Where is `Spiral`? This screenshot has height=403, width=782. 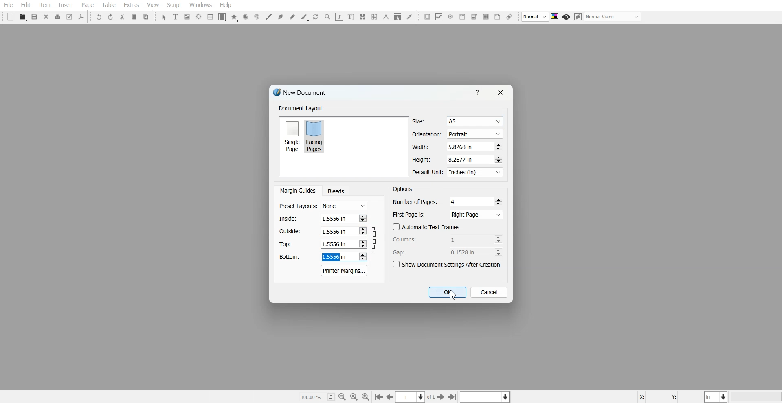 Spiral is located at coordinates (257, 17).